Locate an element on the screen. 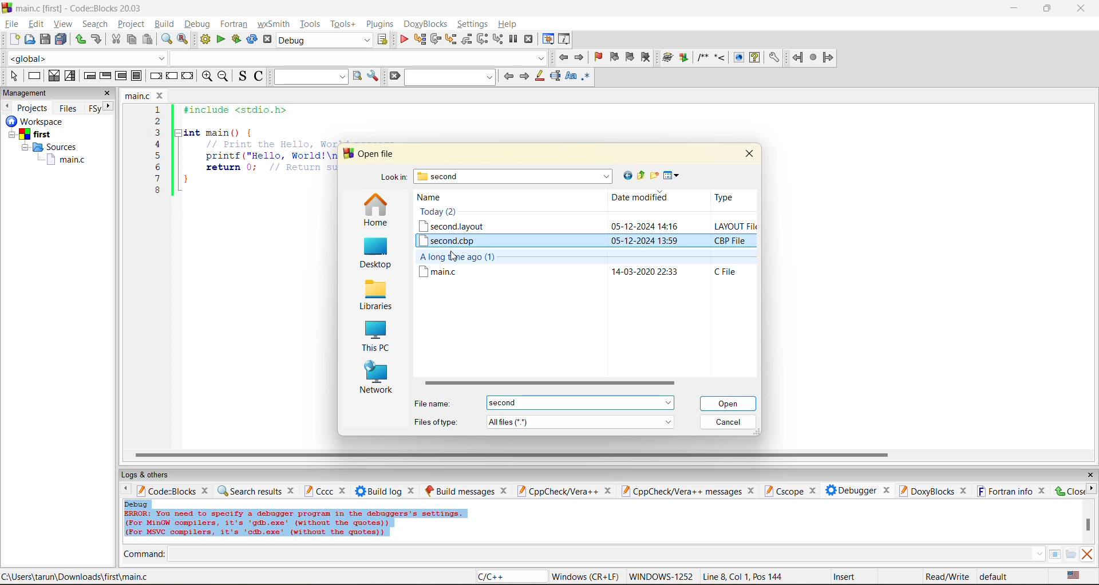  help is located at coordinates (509, 24).